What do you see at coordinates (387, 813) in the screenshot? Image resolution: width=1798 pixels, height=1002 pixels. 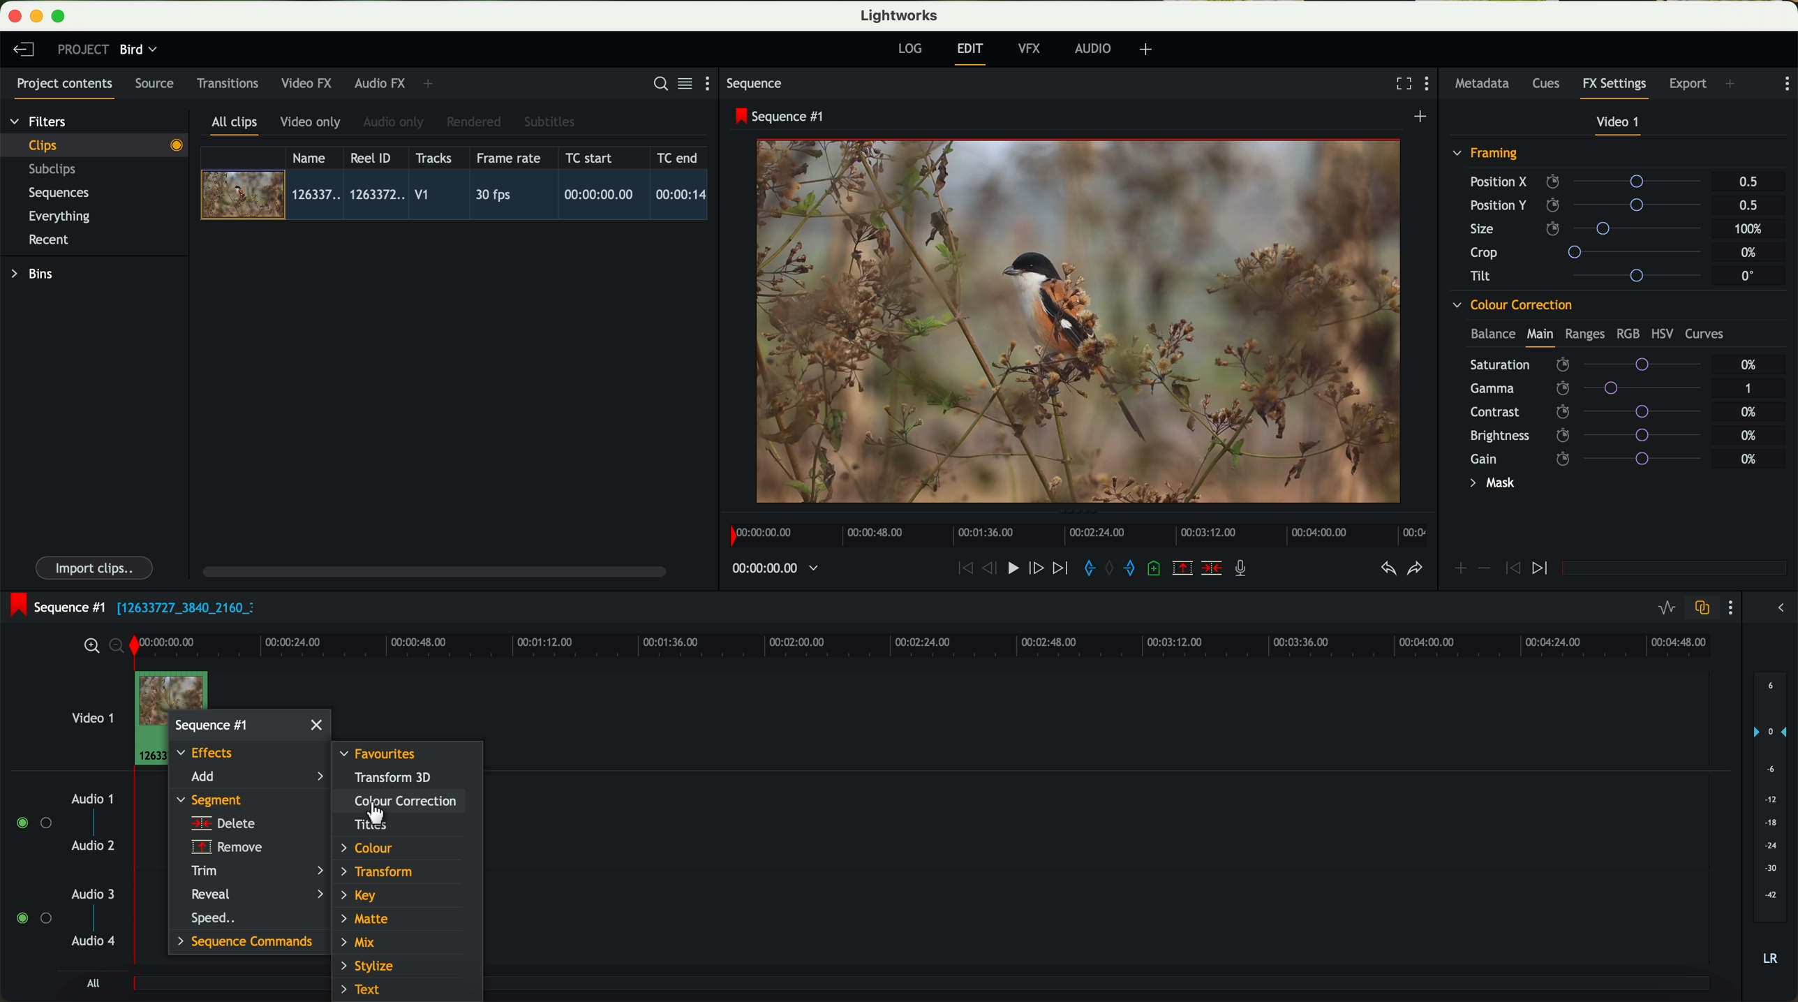 I see `Mouse Pointer` at bounding box center [387, 813].